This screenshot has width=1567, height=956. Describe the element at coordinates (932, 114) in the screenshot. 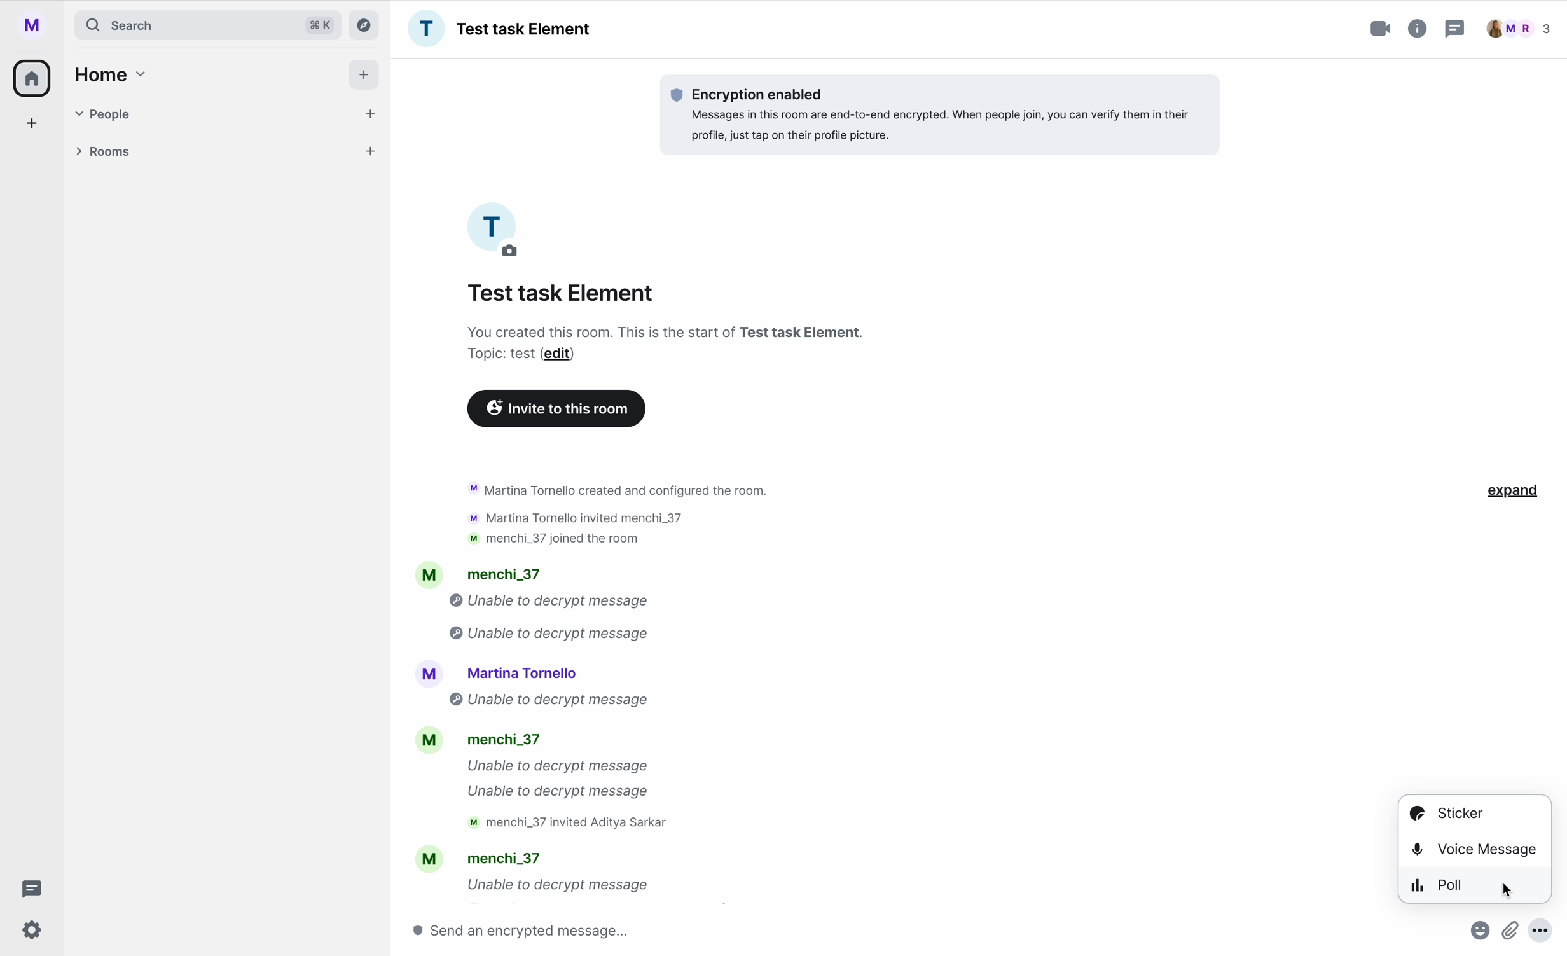

I see ` Encryption enabledMessages in this room are end-to-end encrypted. When people join, you can verify them in theirprofile, just tap on their profile picture.` at that location.